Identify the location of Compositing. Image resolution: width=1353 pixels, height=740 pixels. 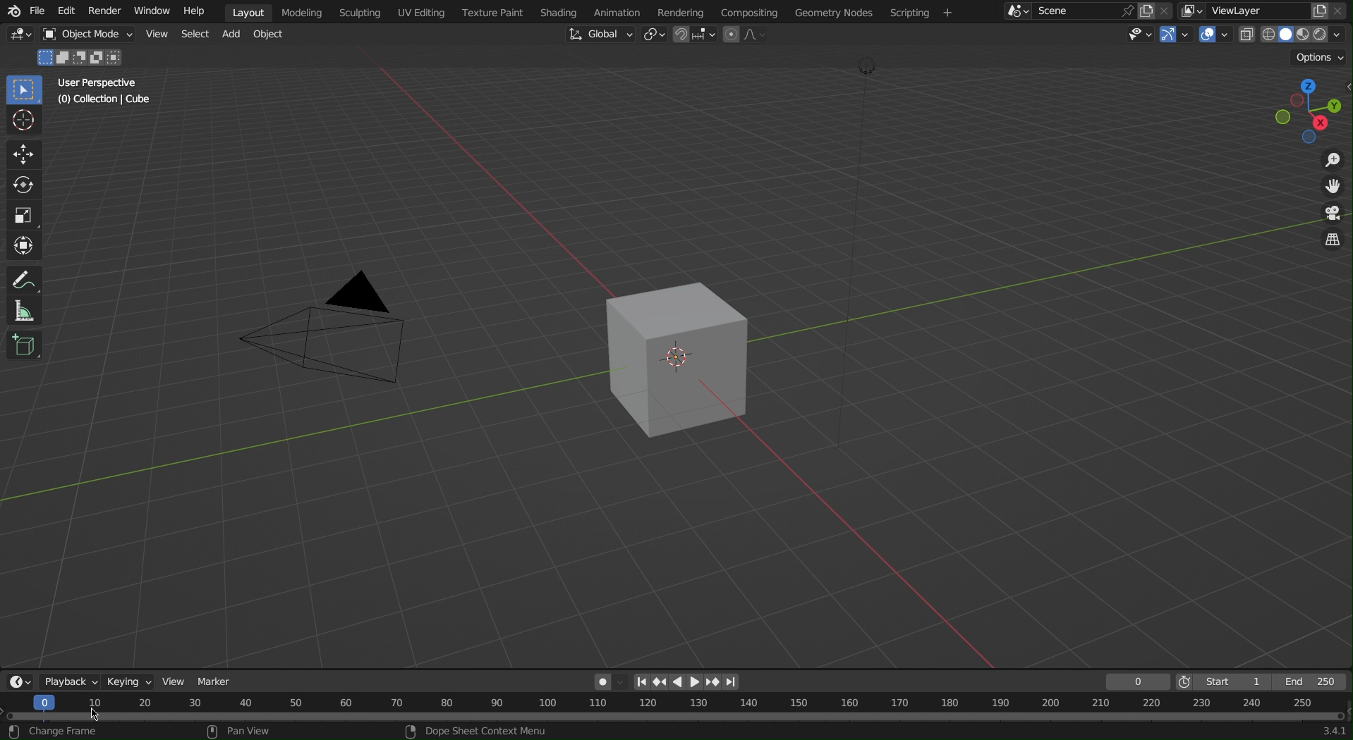
(750, 13).